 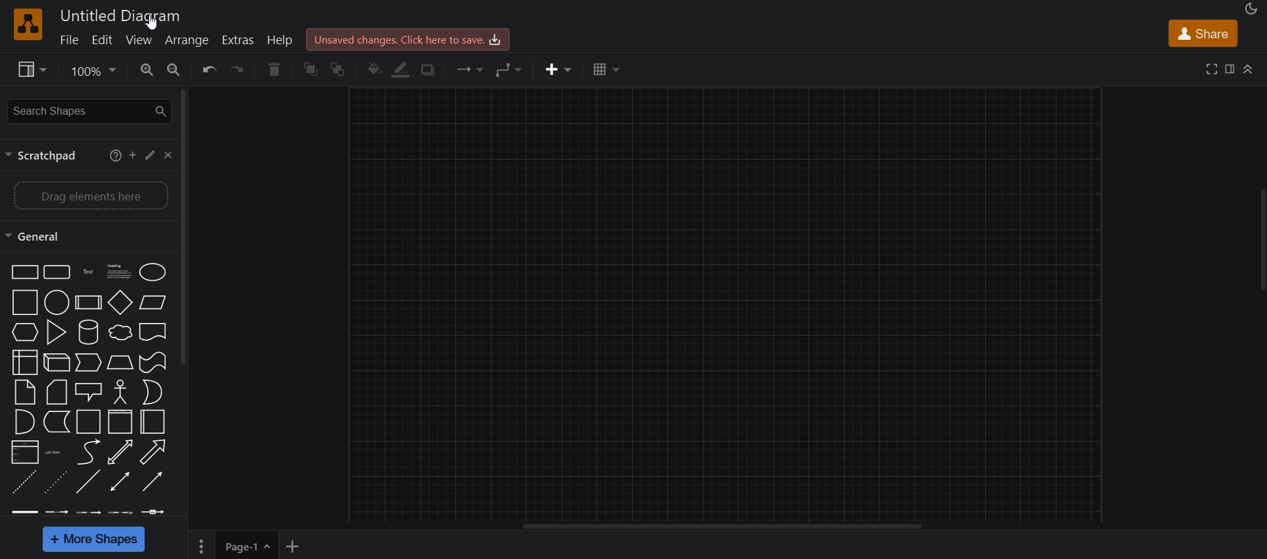 I want to click on line color, so click(x=402, y=69).